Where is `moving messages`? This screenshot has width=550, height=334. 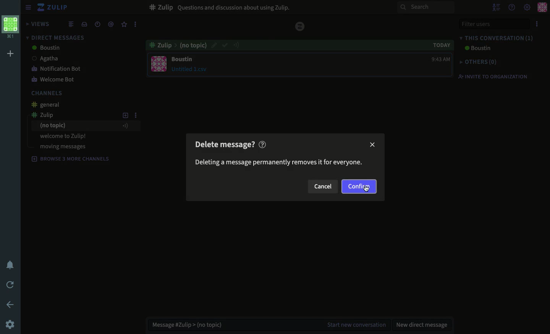 moving messages is located at coordinates (63, 146).